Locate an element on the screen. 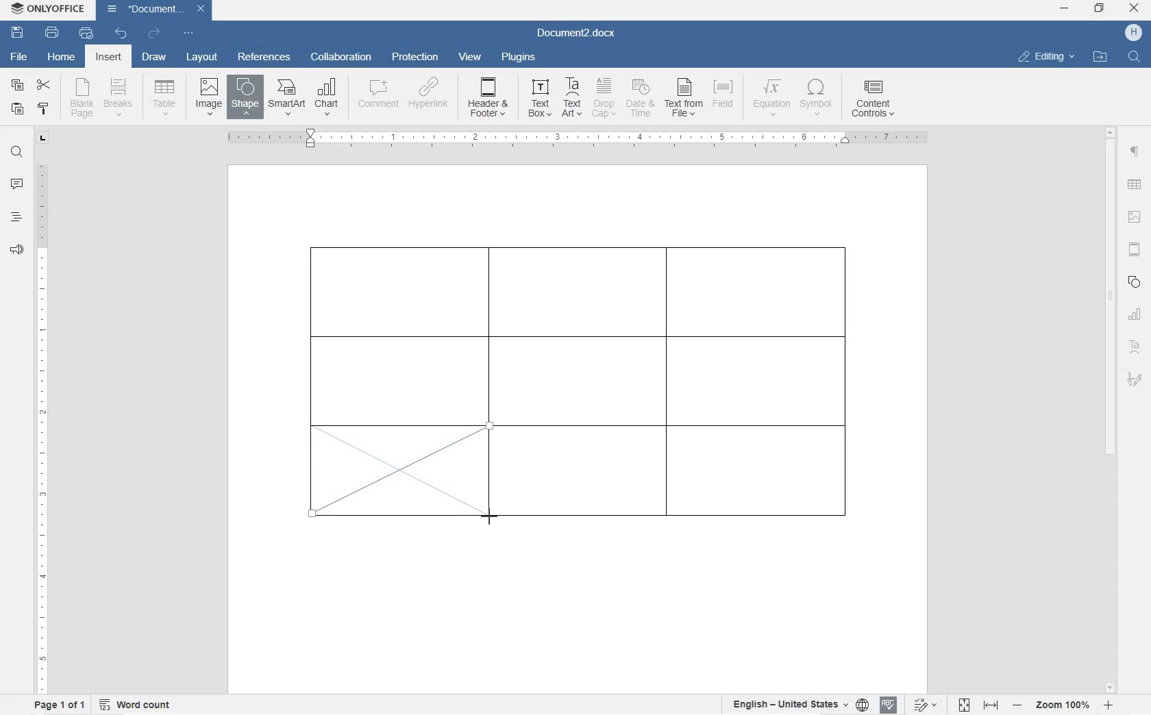 This screenshot has height=715, width=1151. paragraph settings is located at coordinates (1135, 152).